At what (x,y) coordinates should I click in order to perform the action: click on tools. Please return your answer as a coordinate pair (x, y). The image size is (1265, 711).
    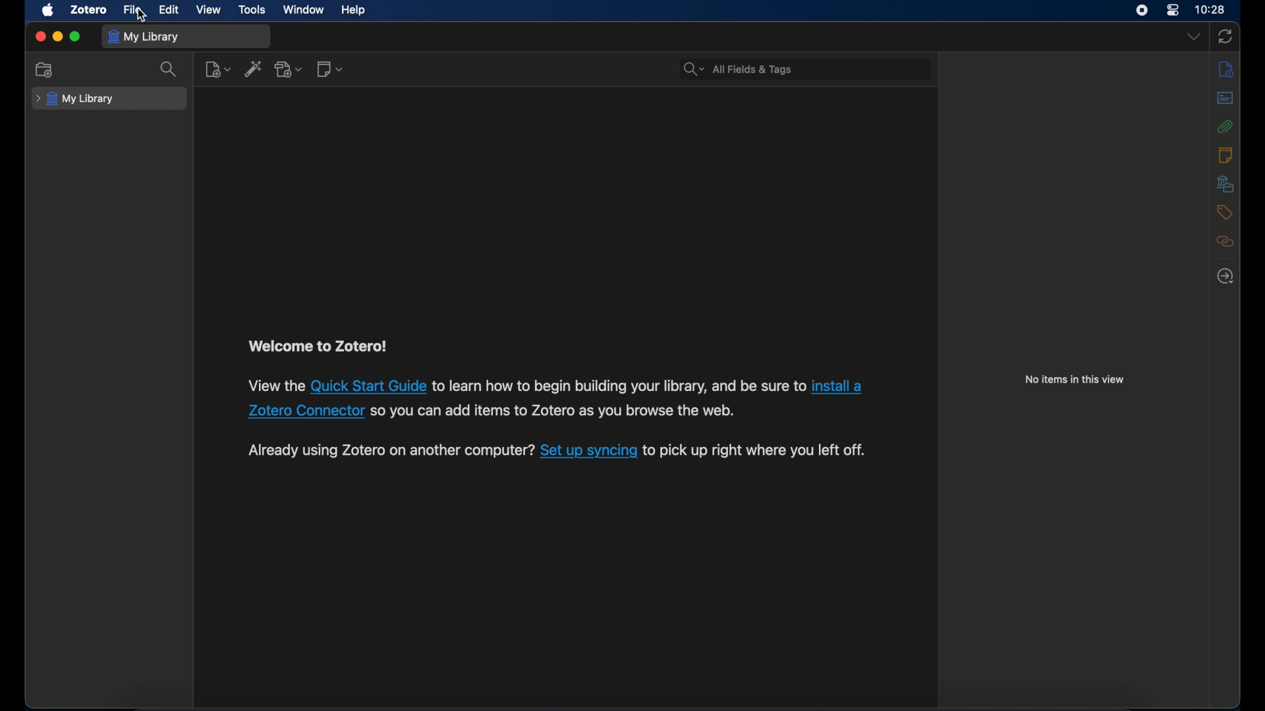
    Looking at the image, I should click on (252, 10).